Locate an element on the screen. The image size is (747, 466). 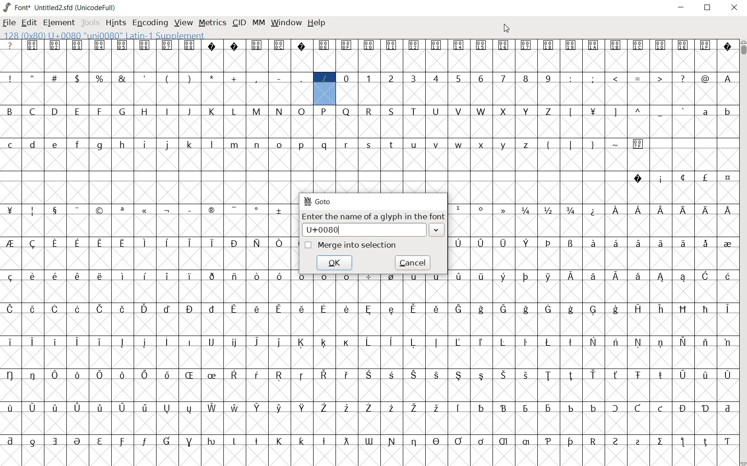
glyph is located at coordinates (459, 243).